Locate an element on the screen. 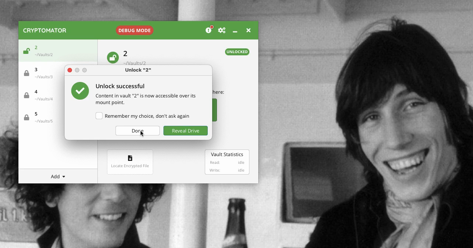 This screenshot has height=248, width=473. maximize is located at coordinates (85, 70).